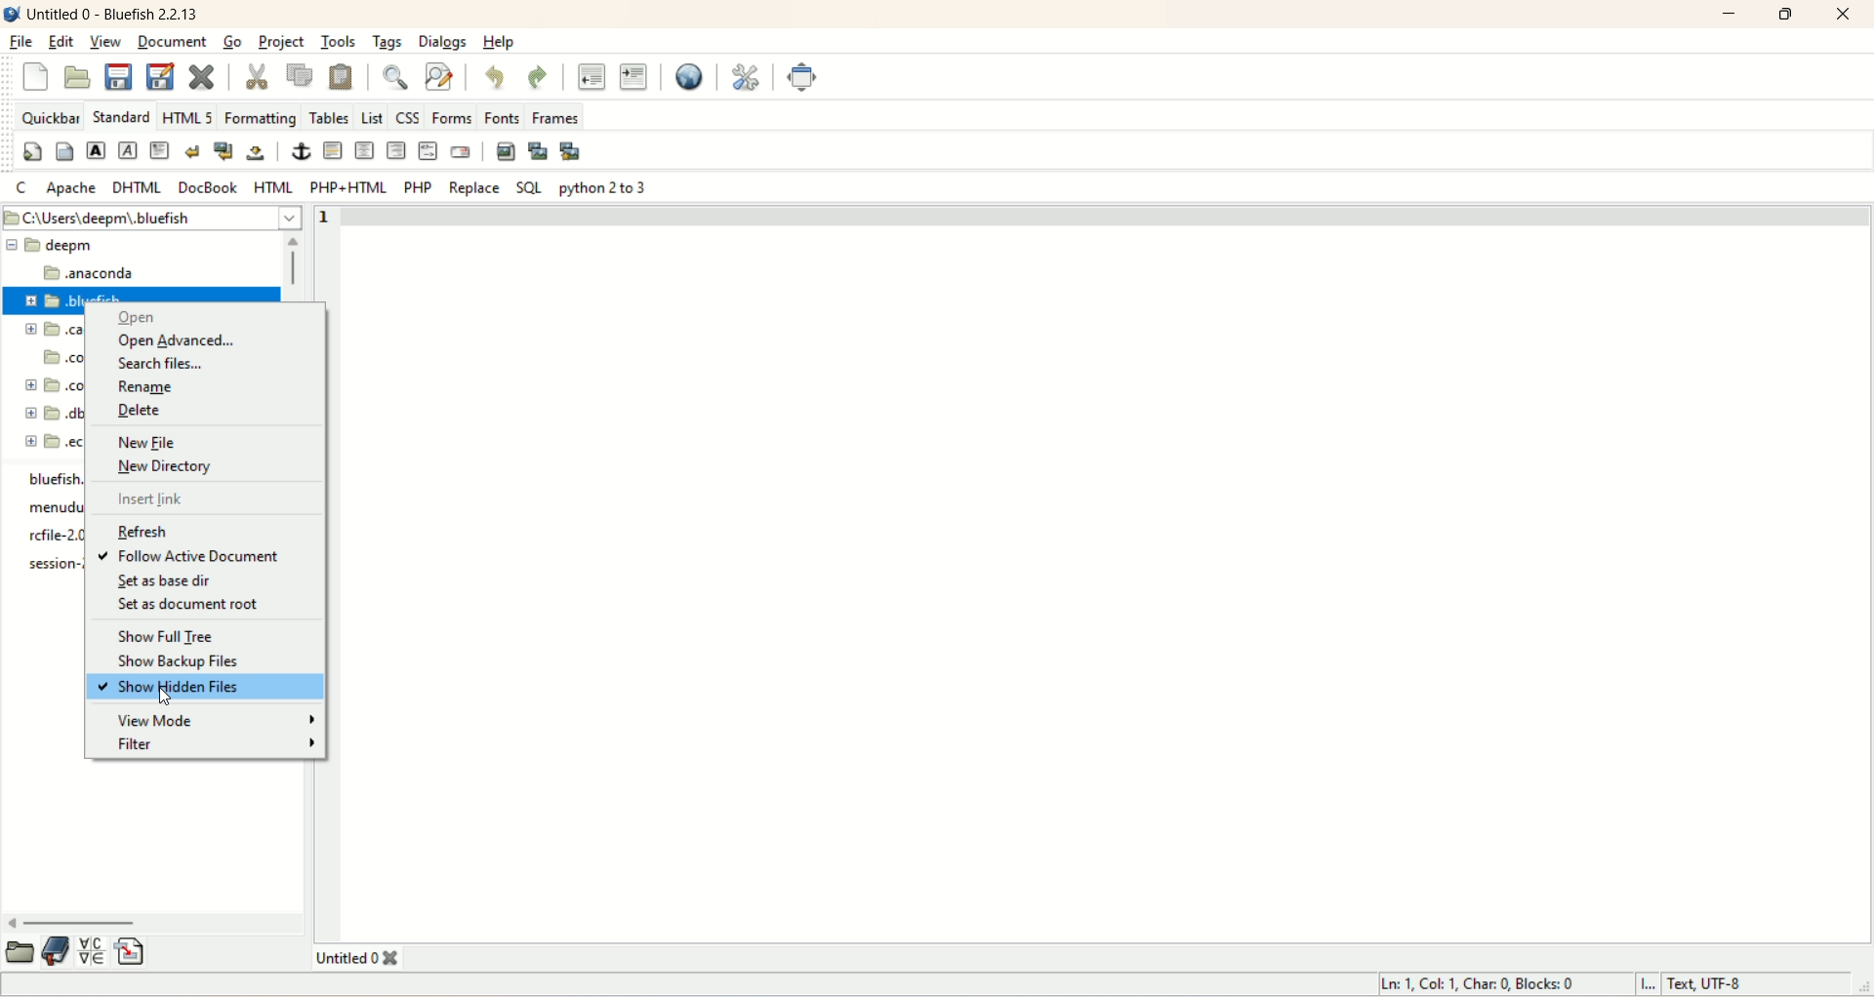  Describe the element at coordinates (152, 499) in the screenshot. I see `insert link` at that location.